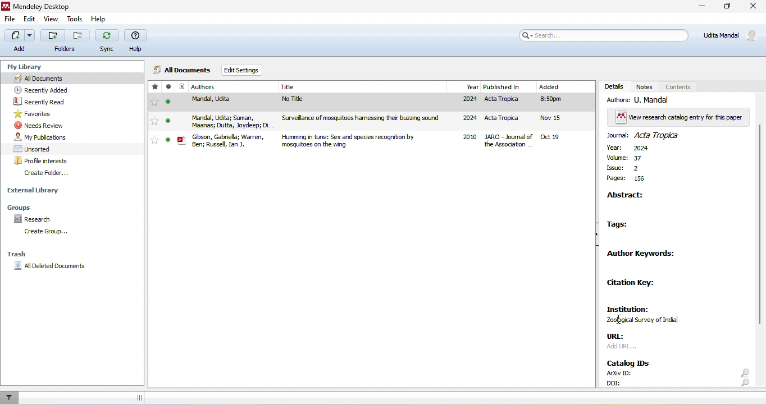 The width and height of the screenshot is (766, 405). Describe the element at coordinates (46, 161) in the screenshot. I see `profile interests` at that location.